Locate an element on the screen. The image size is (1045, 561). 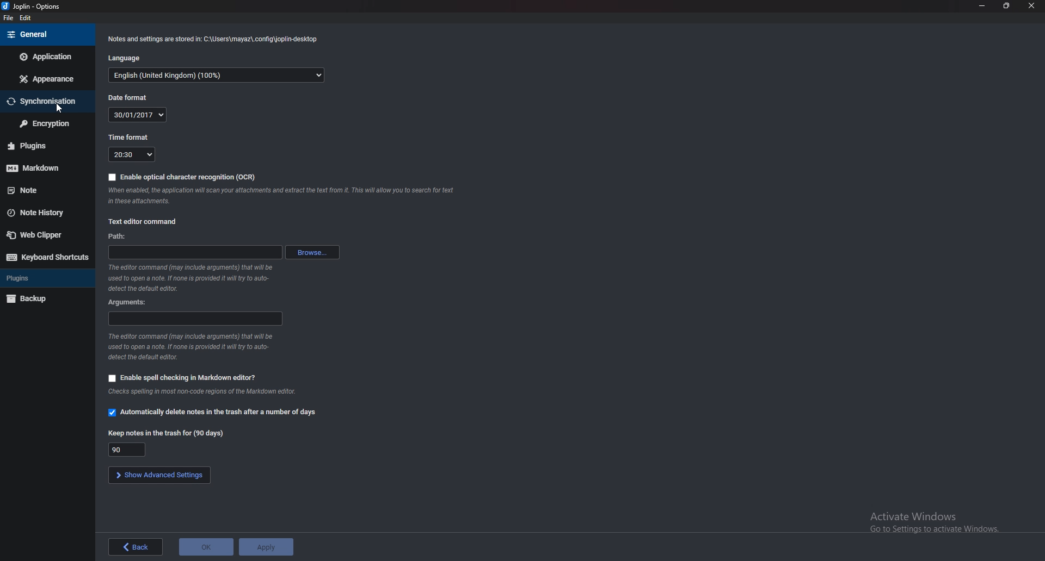
backup is located at coordinates (42, 298).